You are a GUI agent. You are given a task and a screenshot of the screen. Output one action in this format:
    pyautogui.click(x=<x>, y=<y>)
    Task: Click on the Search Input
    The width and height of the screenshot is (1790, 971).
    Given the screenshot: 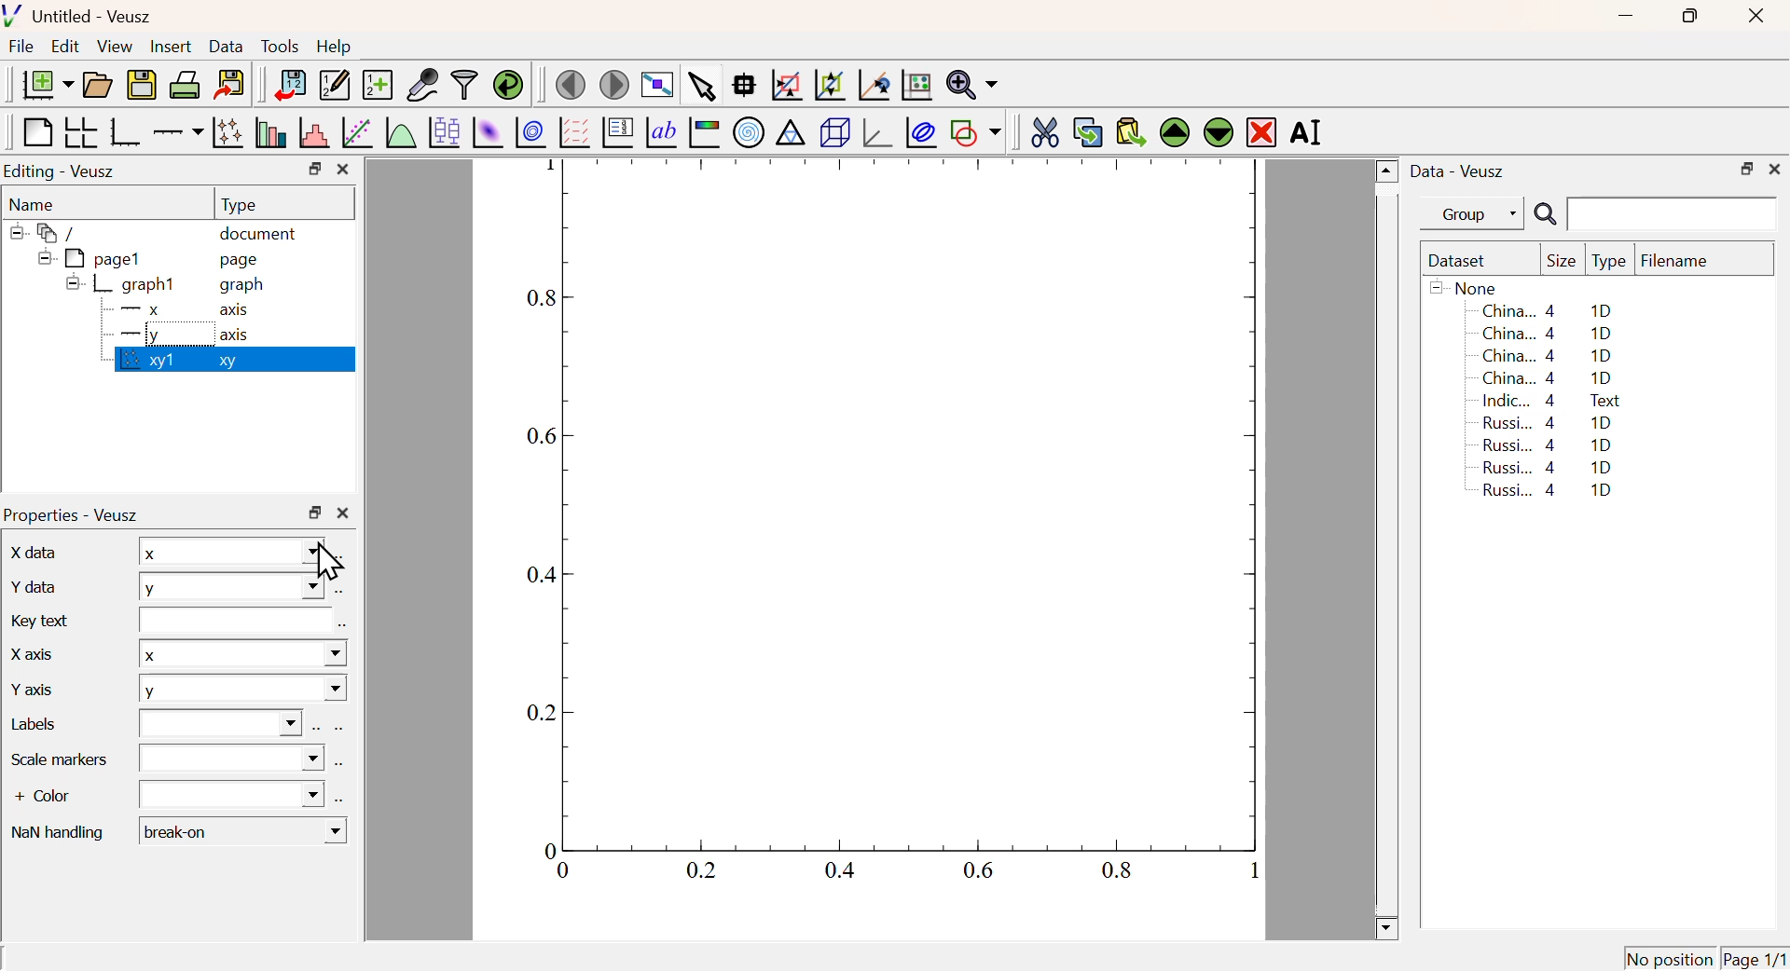 What is the action you would take?
    pyautogui.click(x=1673, y=212)
    